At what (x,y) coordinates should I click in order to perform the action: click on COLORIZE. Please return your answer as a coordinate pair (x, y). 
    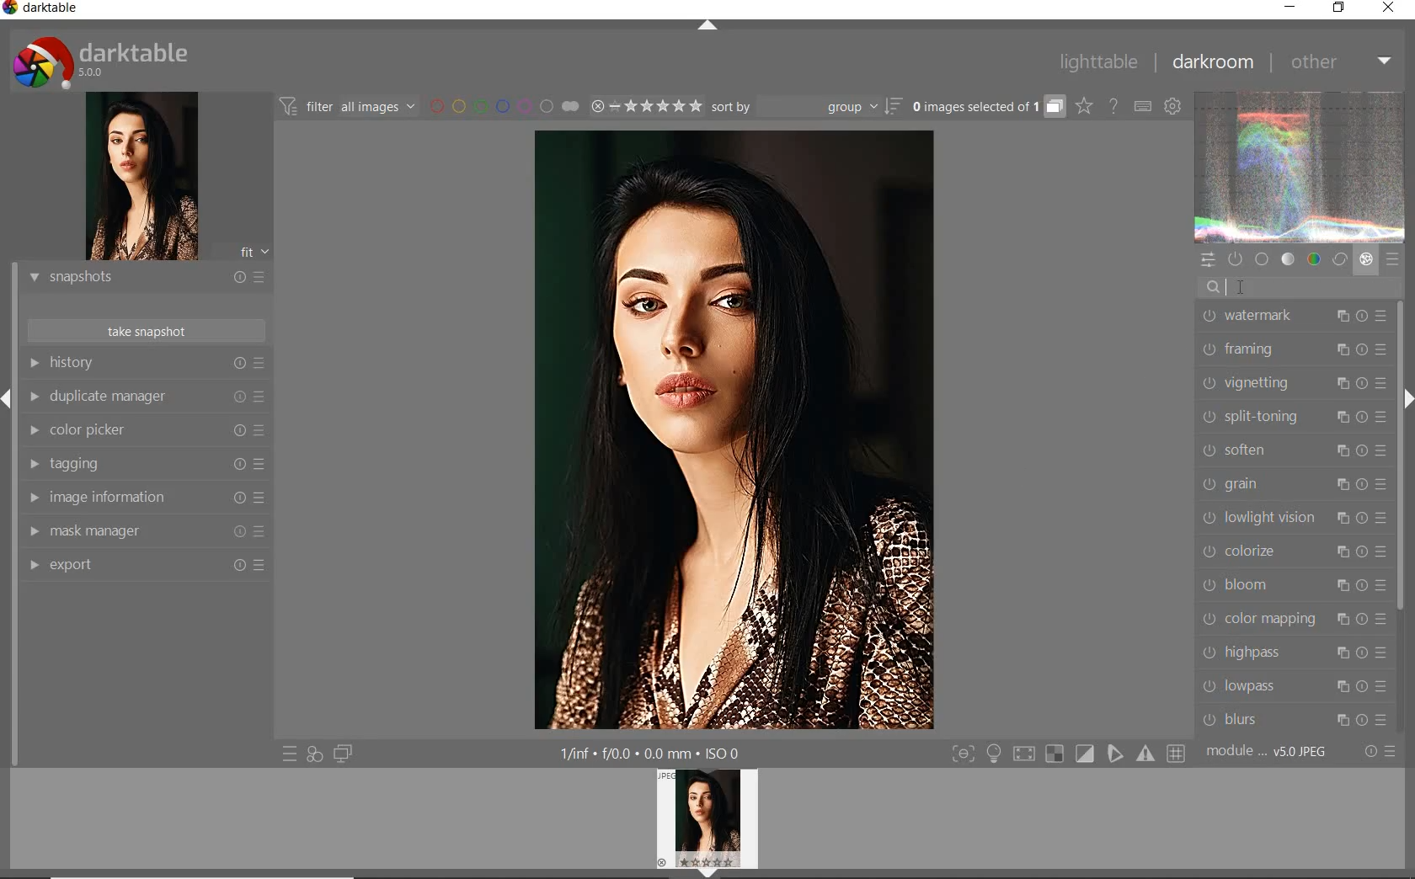
    Looking at the image, I should click on (1290, 551).